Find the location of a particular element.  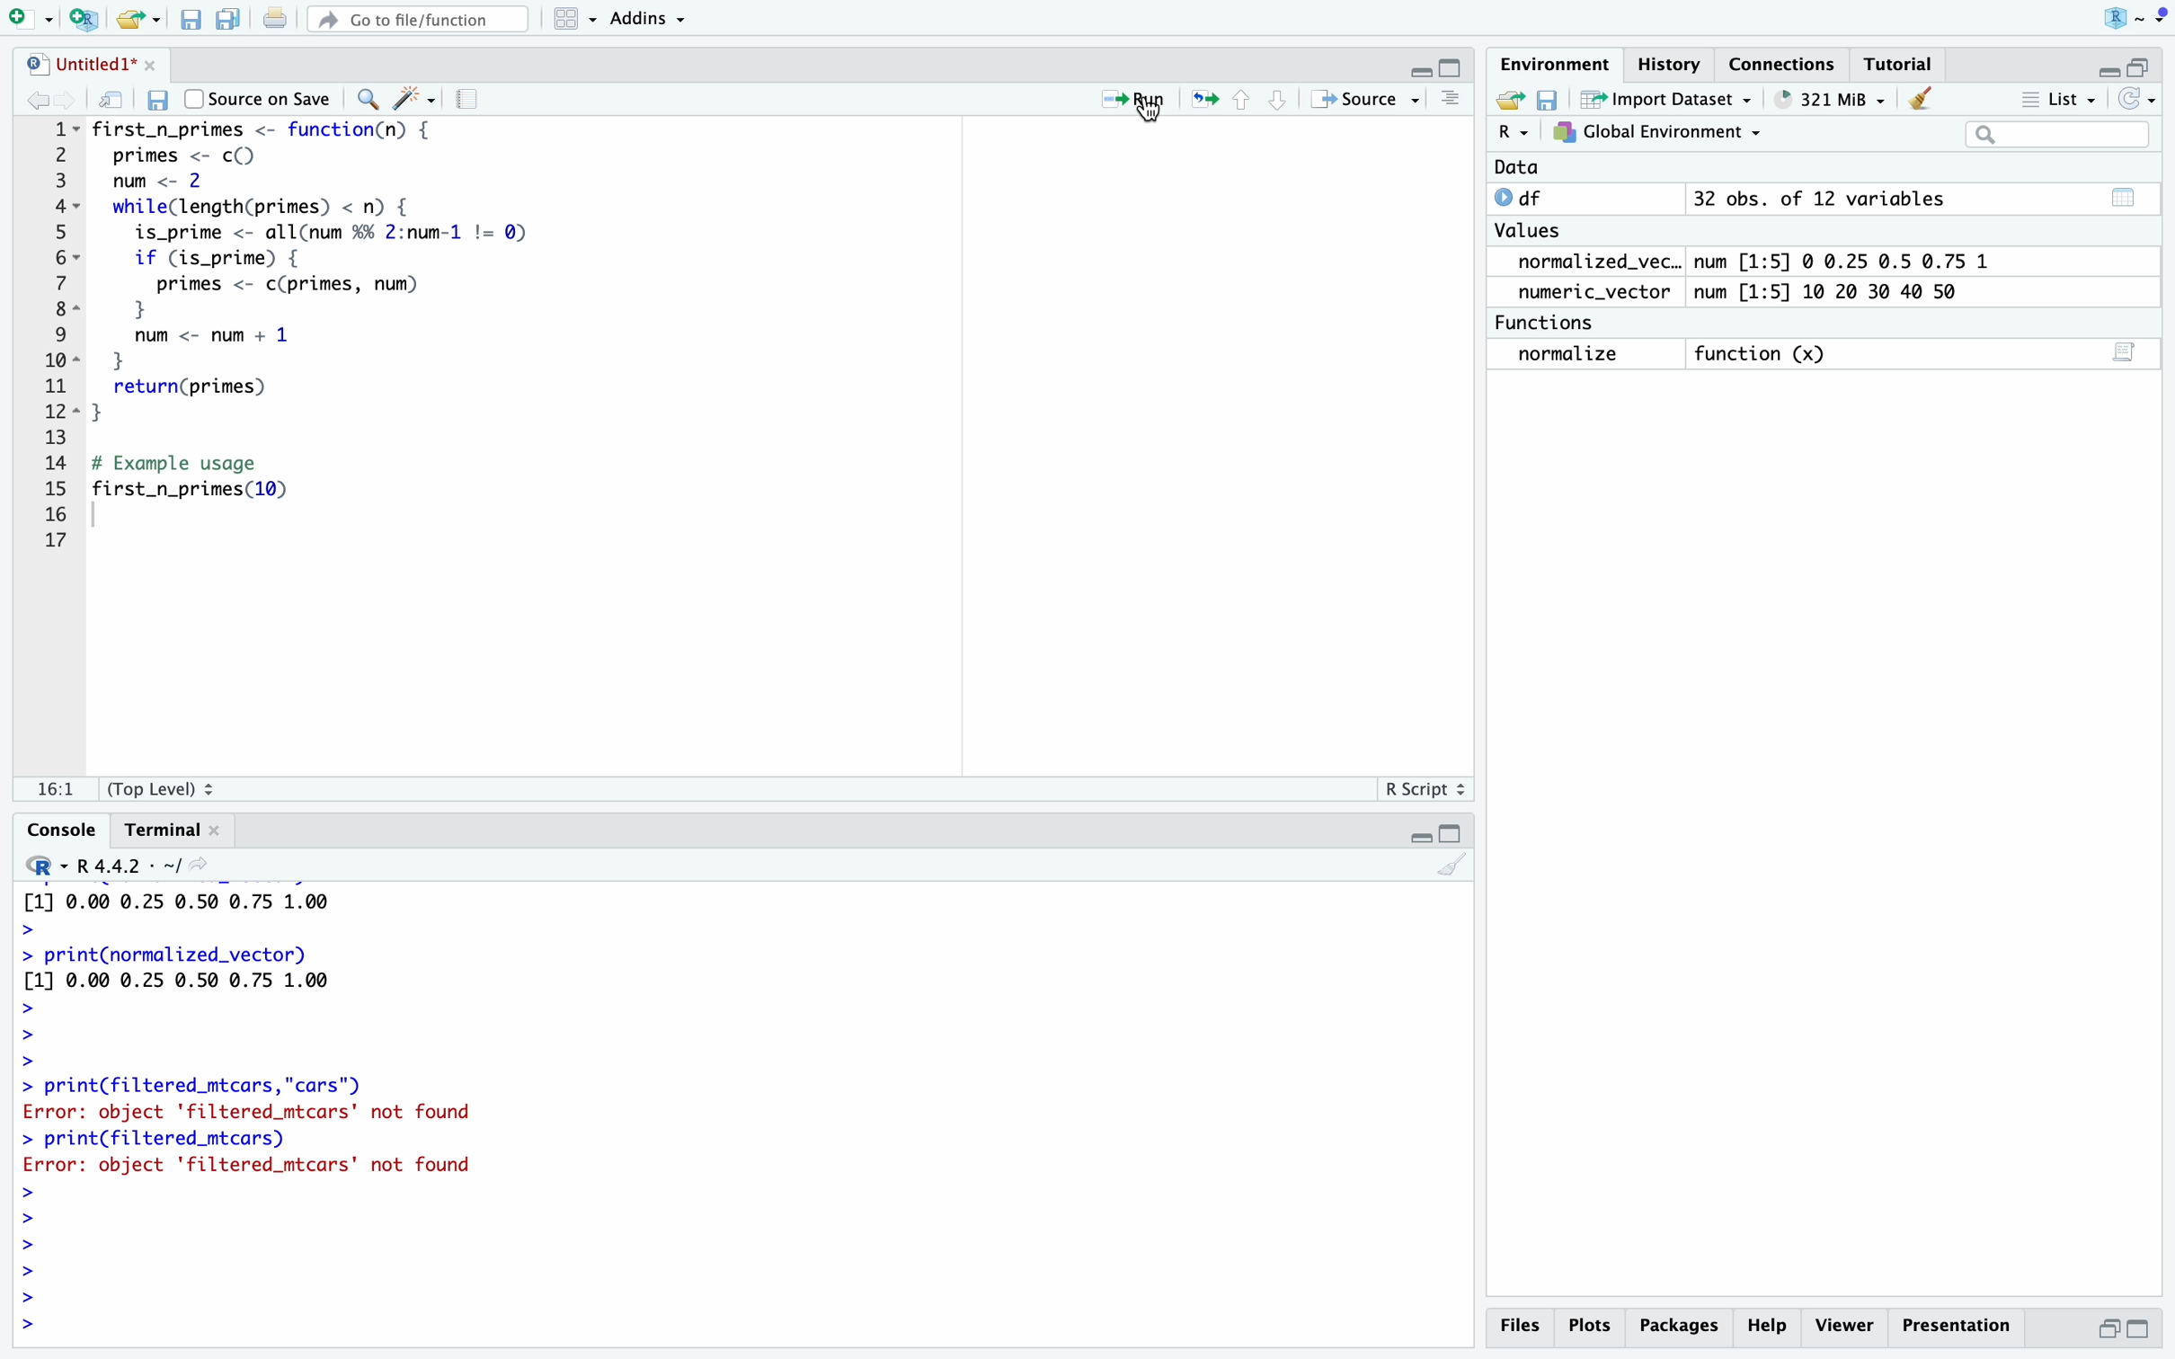

save all doc is located at coordinates (232, 20).